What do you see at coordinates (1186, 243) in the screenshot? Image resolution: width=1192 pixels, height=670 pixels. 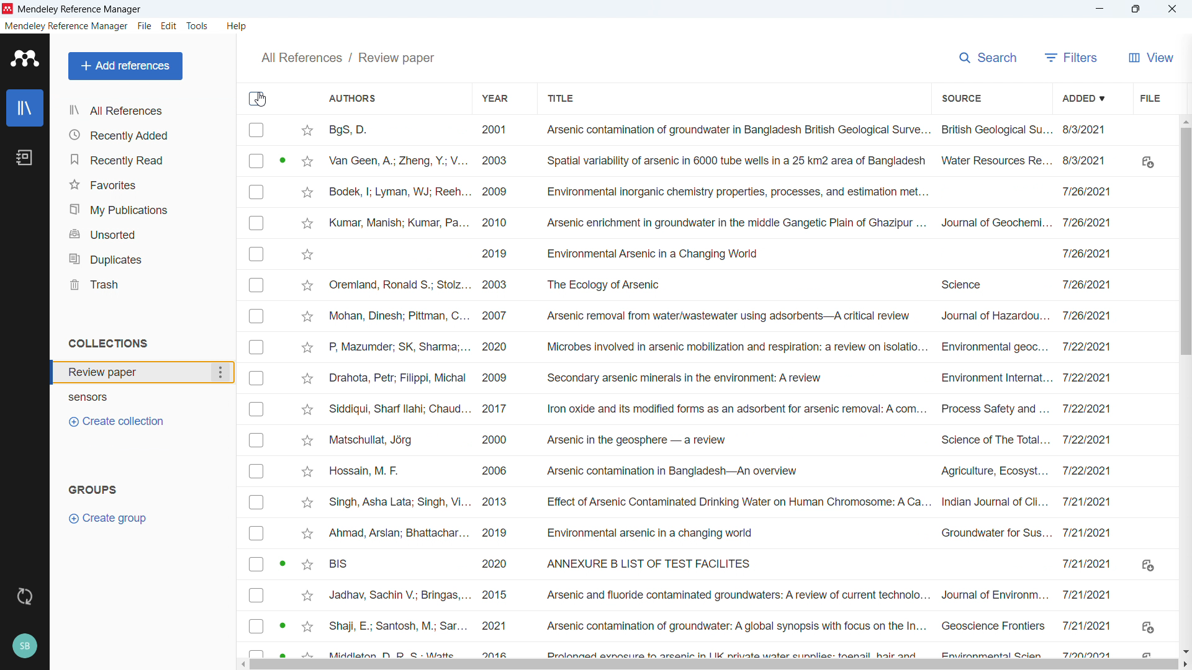 I see `Vertical scroll bar ` at bounding box center [1186, 243].